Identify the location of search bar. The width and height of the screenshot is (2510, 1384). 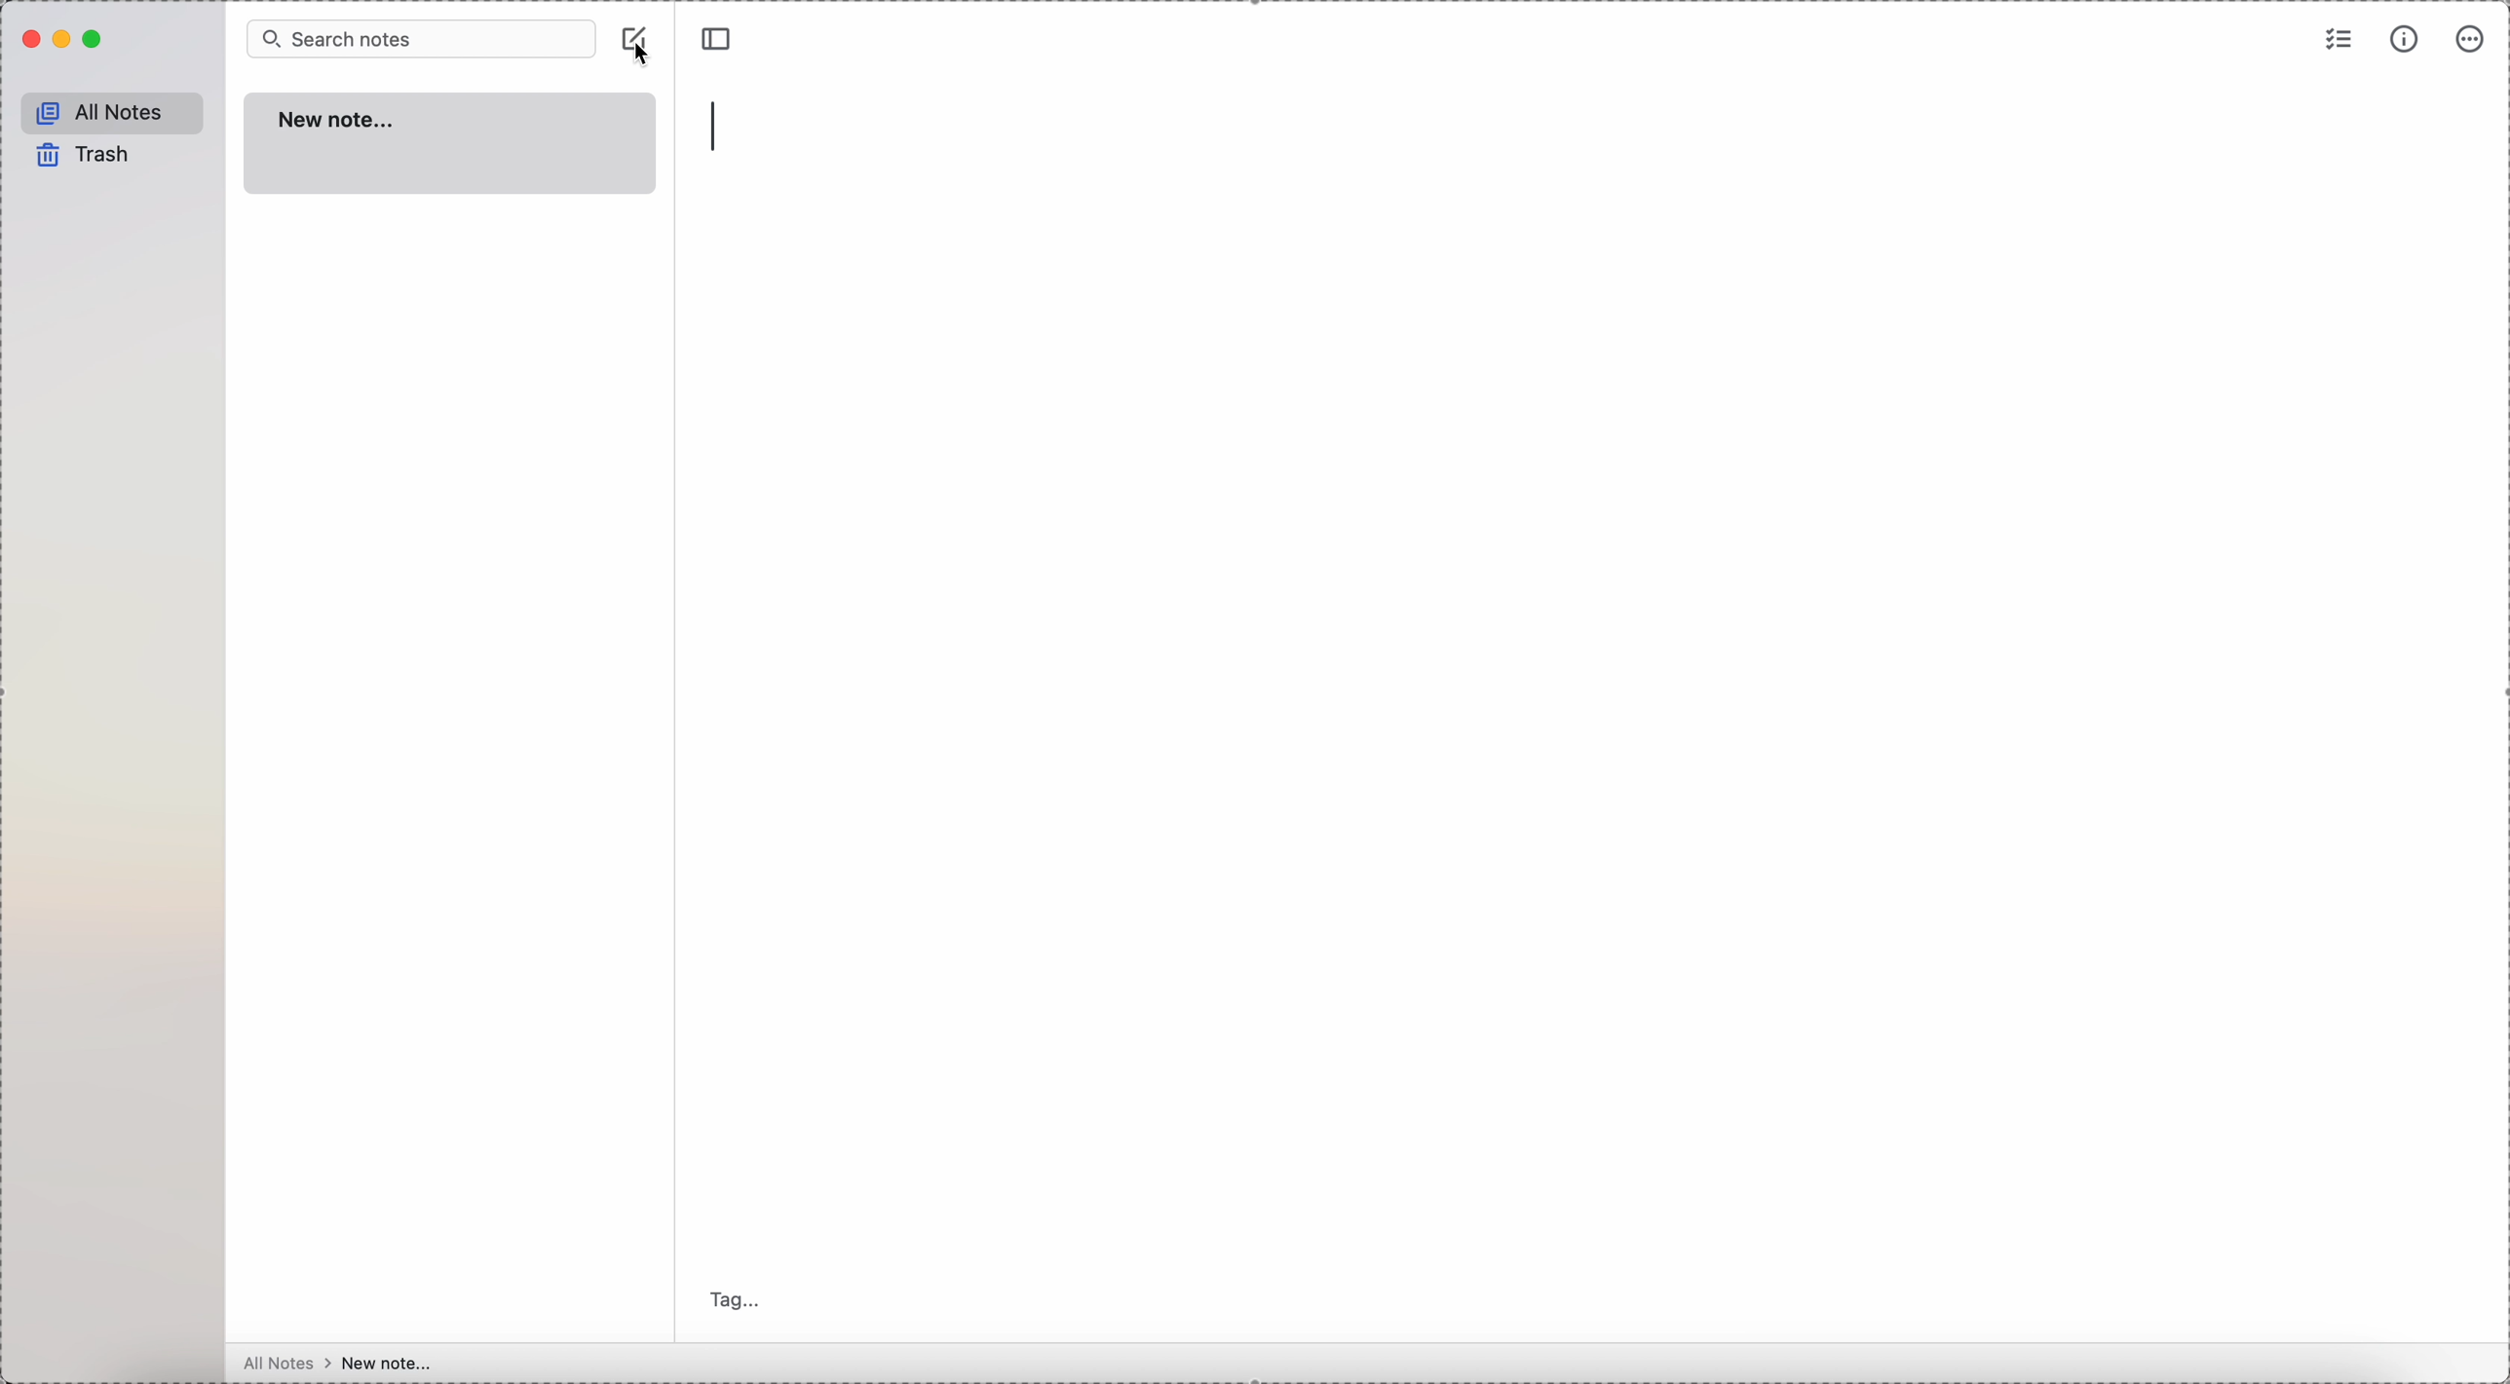
(419, 40).